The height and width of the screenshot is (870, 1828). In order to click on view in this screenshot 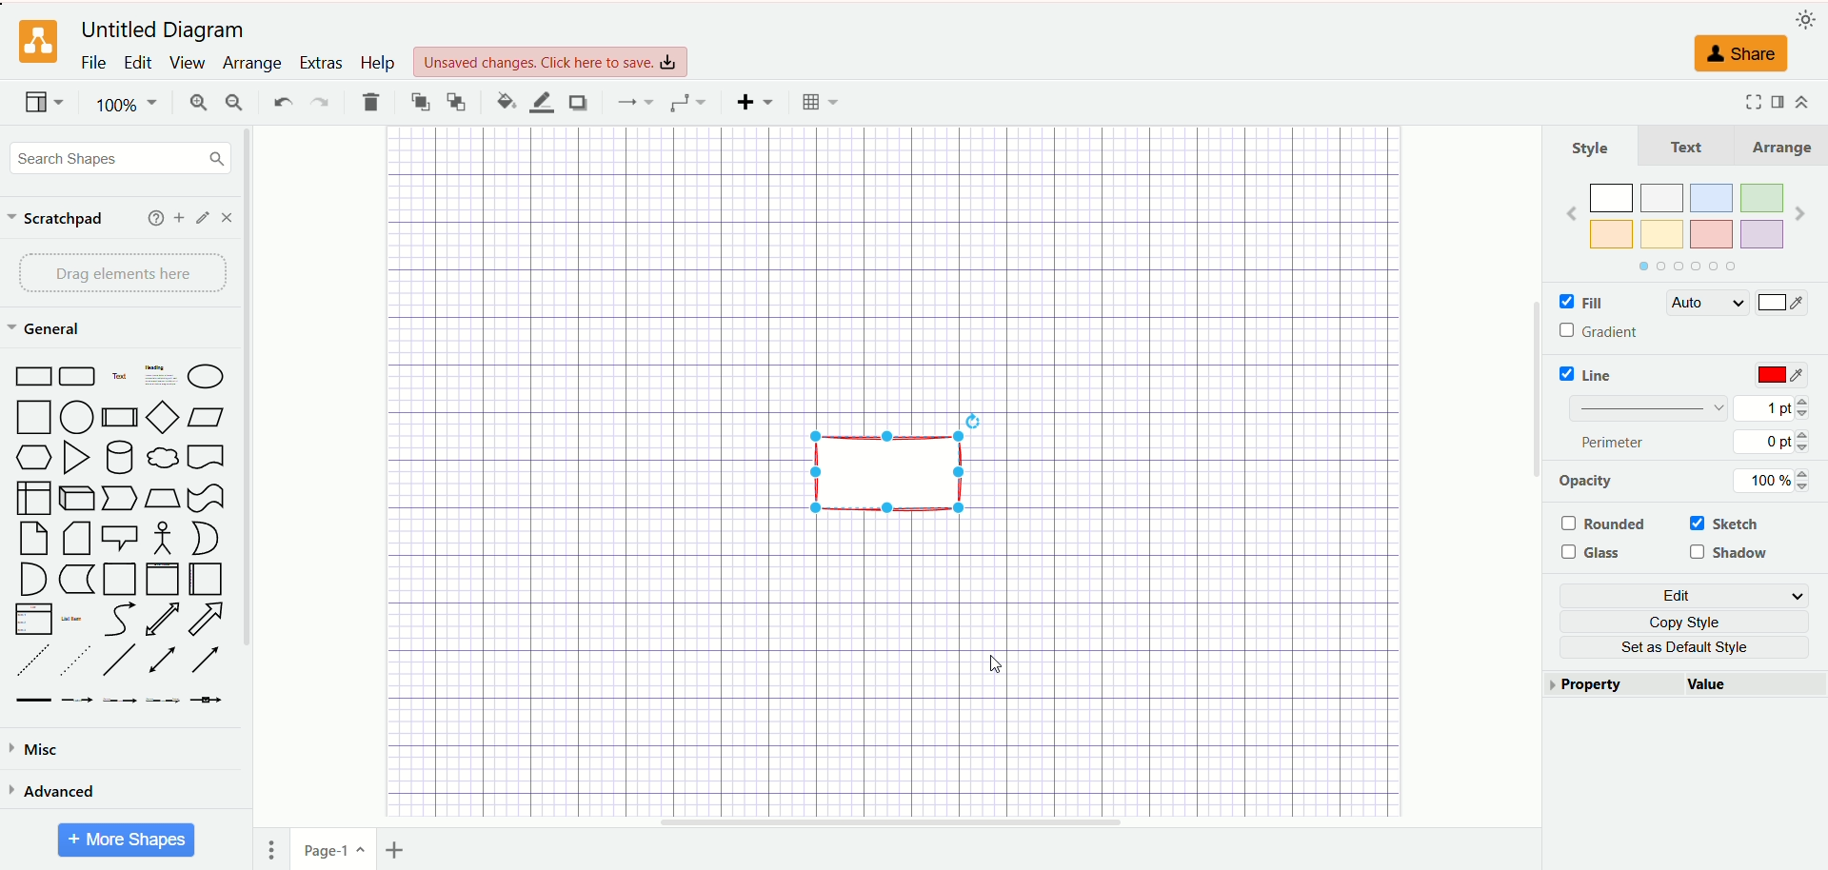, I will do `click(185, 64)`.